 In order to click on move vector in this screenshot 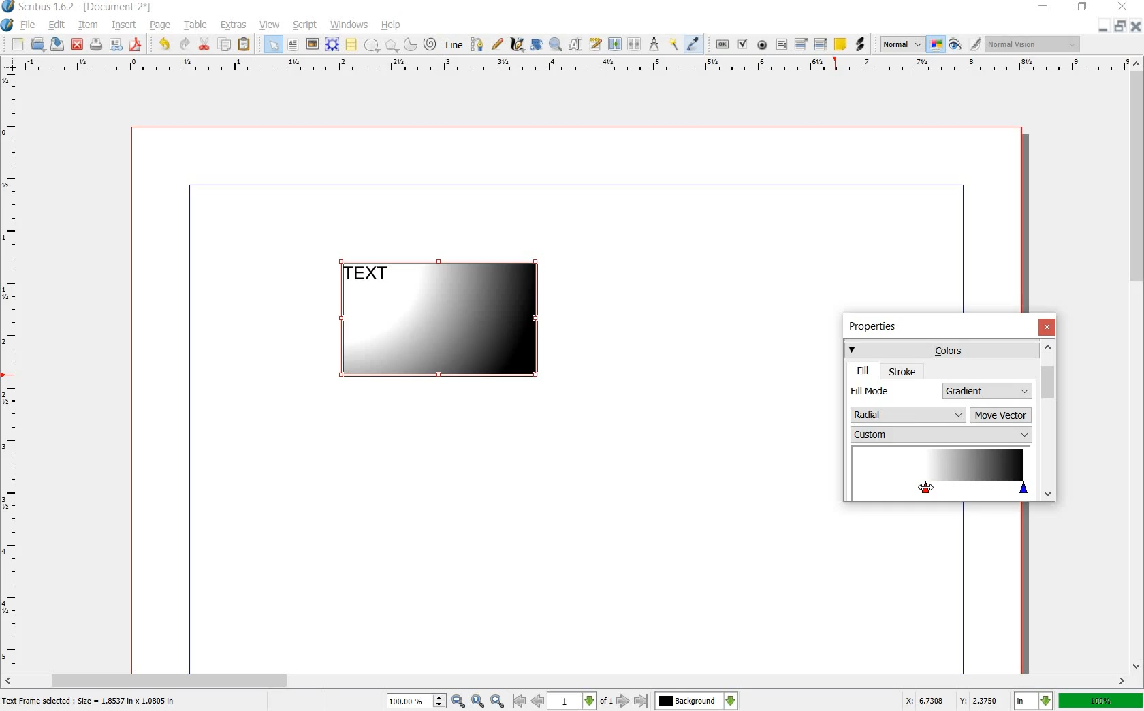, I will do `click(1001, 416)`.